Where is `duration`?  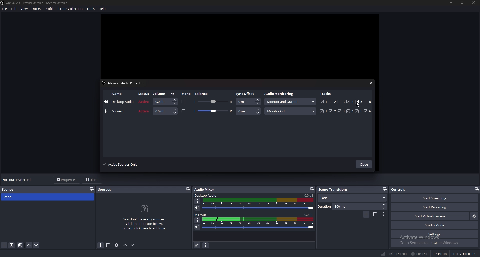 duration is located at coordinates (349, 207).